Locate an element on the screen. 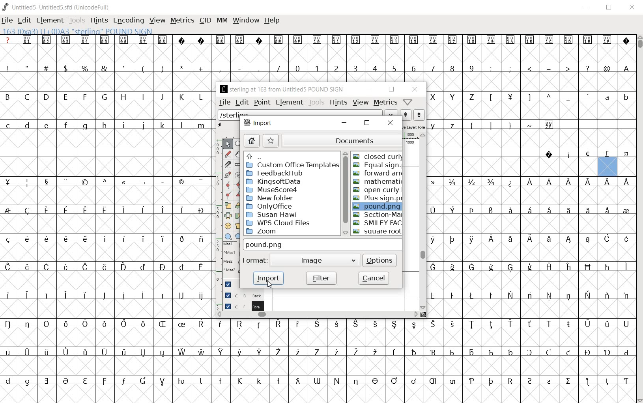   is located at coordinates (569, 181).